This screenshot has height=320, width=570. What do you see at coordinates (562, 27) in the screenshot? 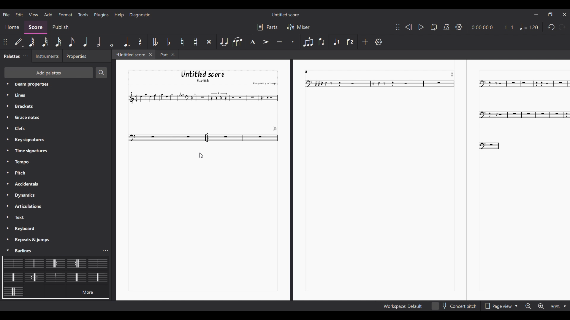
I see `Redo` at bounding box center [562, 27].